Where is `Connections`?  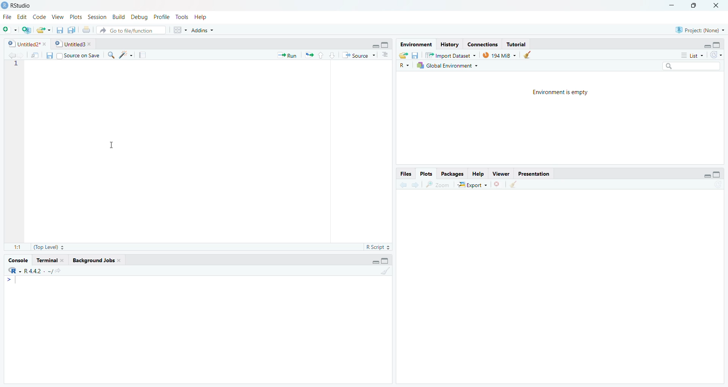
Connections is located at coordinates (483, 44).